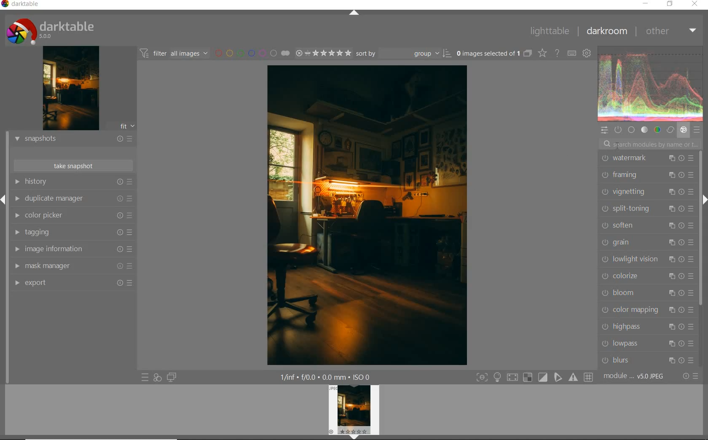 The height and width of the screenshot is (440, 708). I want to click on toggle modes, so click(532, 377).